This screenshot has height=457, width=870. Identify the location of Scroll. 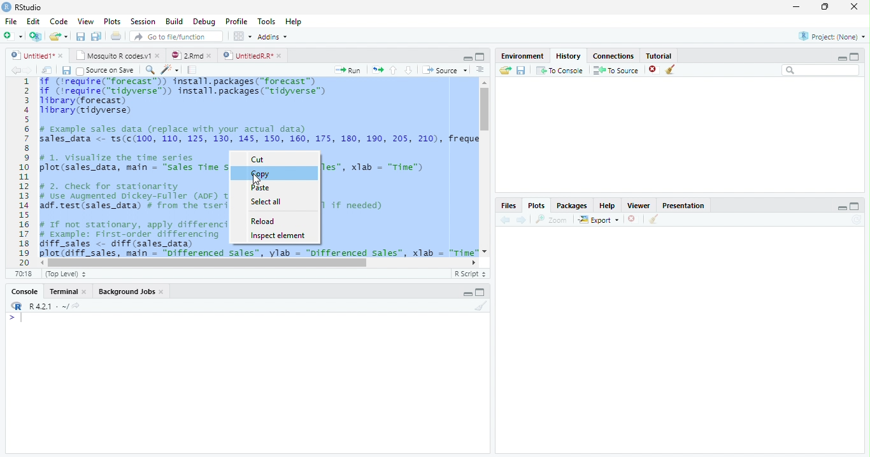
(485, 167).